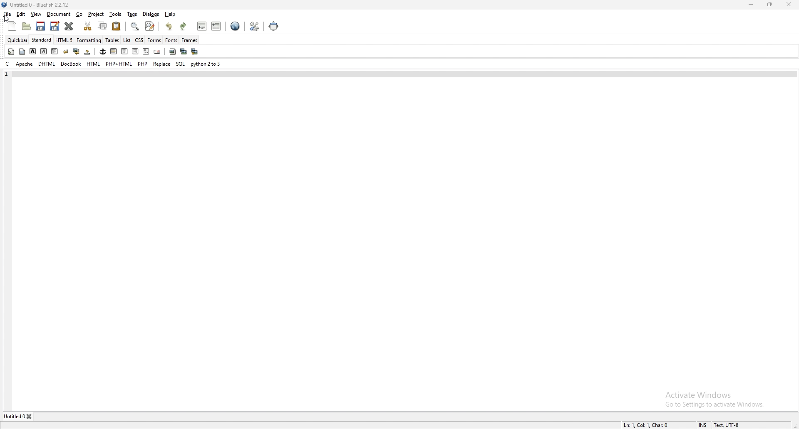 This screenshot has width=799, height=429. Describe the element at coordinates (40, 4) in the screenshot. I see `Untitled 0 - Bluefish 2.2.12` at that location.